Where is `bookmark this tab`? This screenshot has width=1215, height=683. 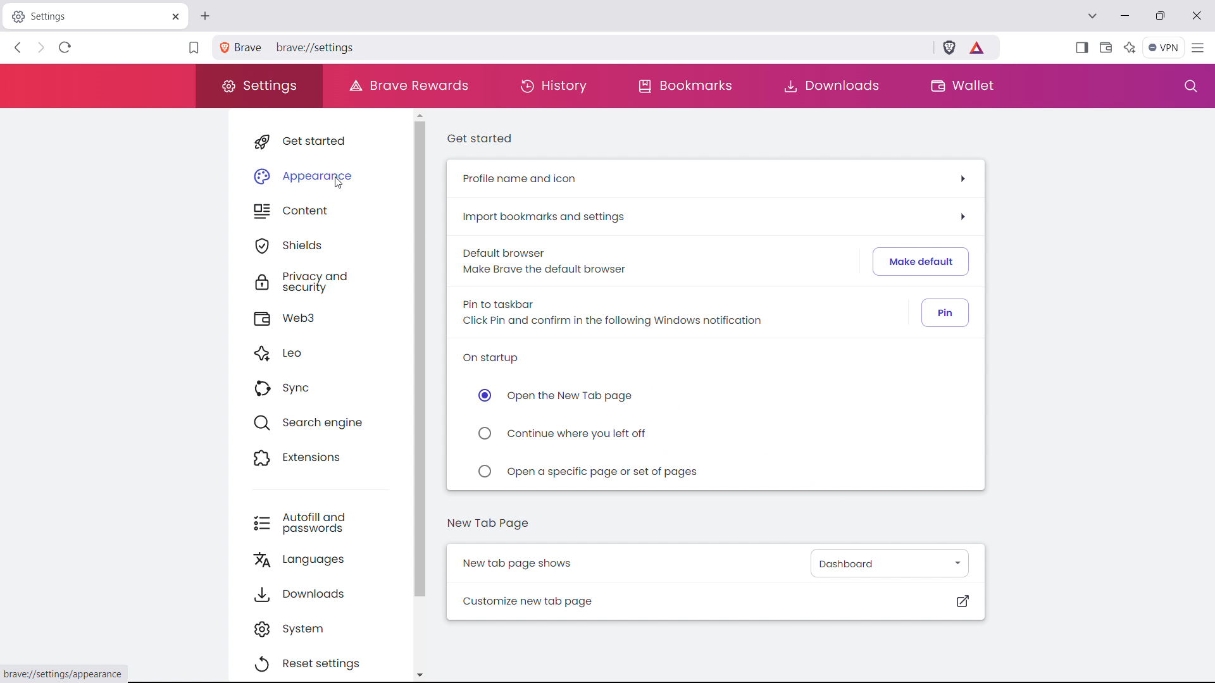
bookmark this tab is located at coordinates (194, 49).